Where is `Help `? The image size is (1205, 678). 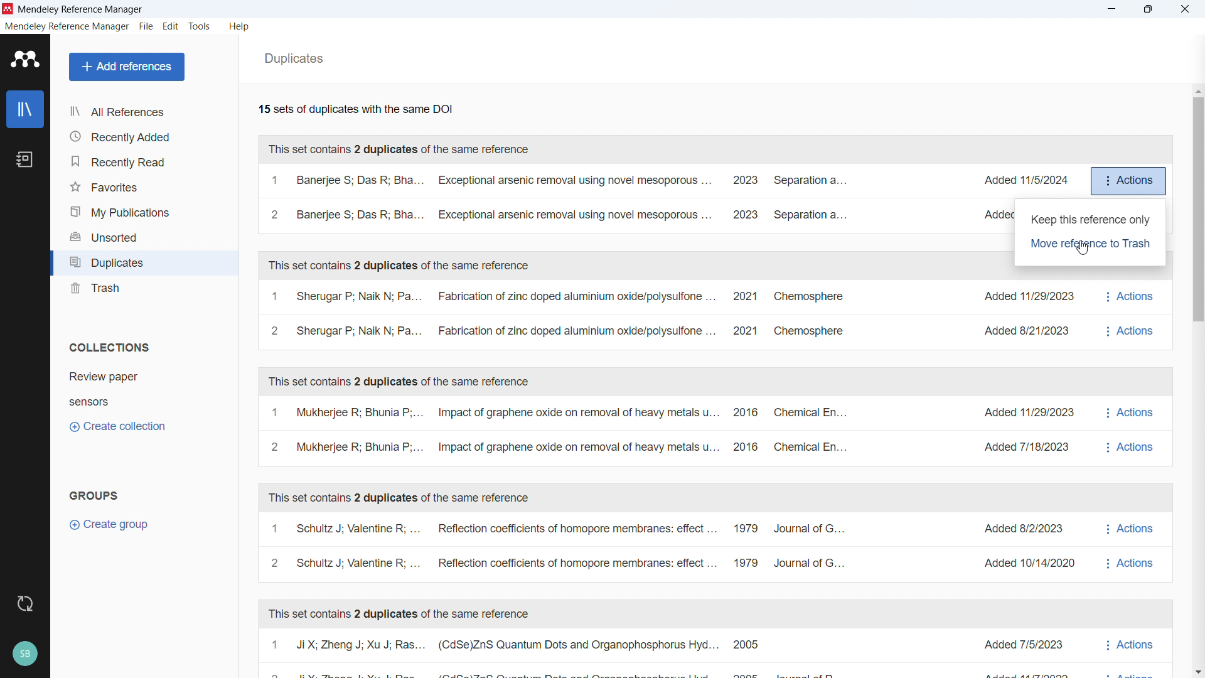 Help  is located at coordinates (240, 27).